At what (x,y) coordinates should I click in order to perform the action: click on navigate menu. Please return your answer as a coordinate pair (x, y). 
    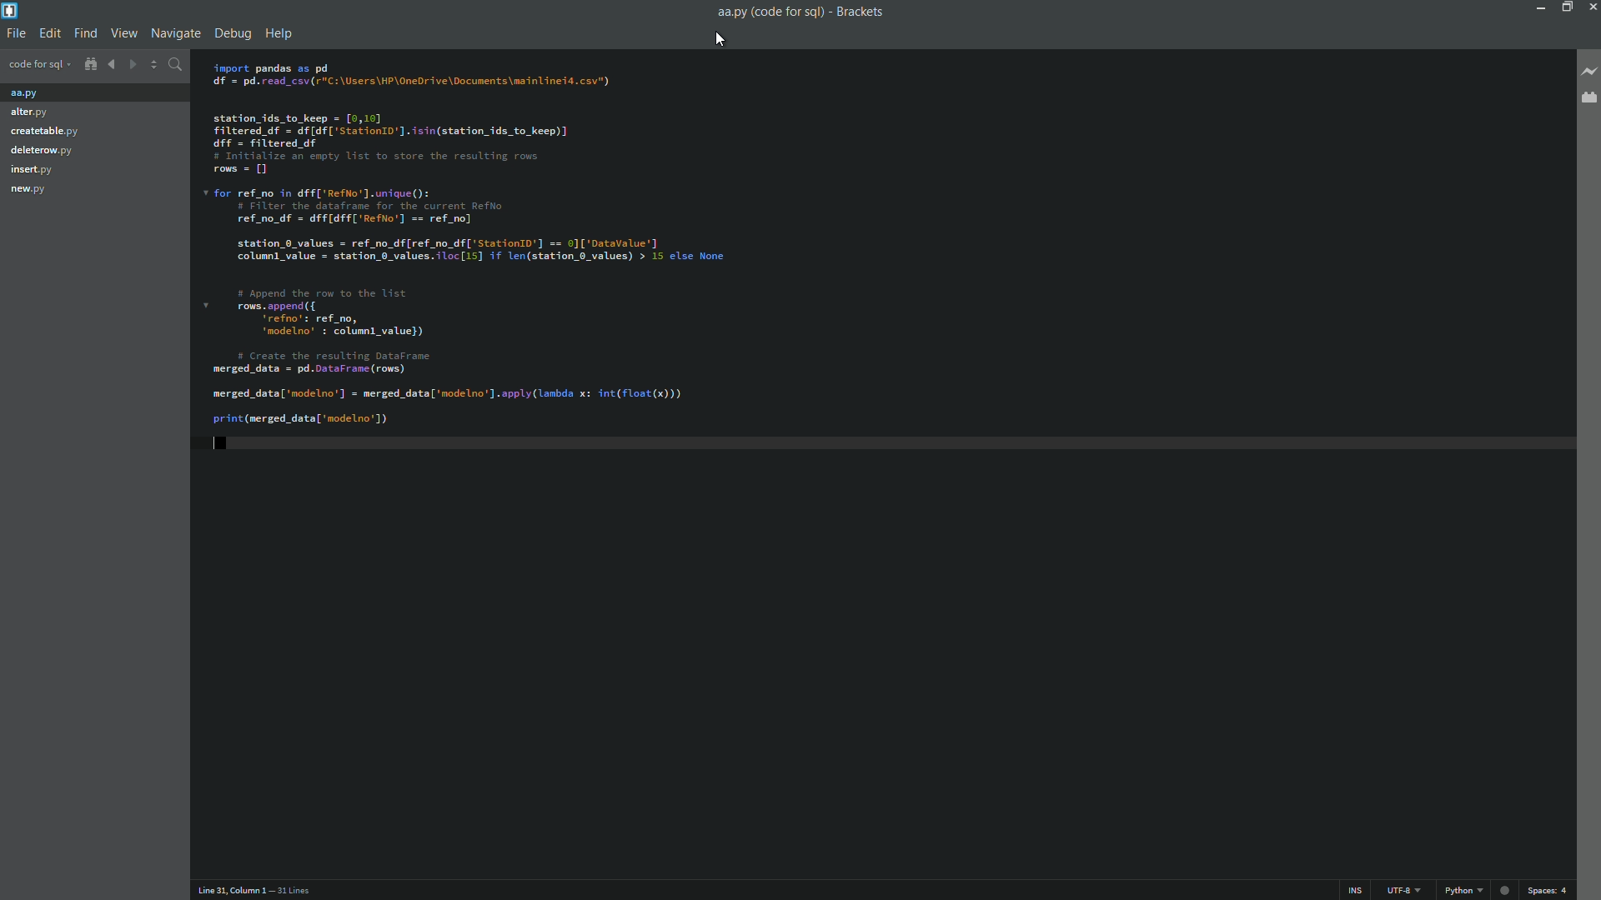
    Looking at the image, I should click on (176, 34).